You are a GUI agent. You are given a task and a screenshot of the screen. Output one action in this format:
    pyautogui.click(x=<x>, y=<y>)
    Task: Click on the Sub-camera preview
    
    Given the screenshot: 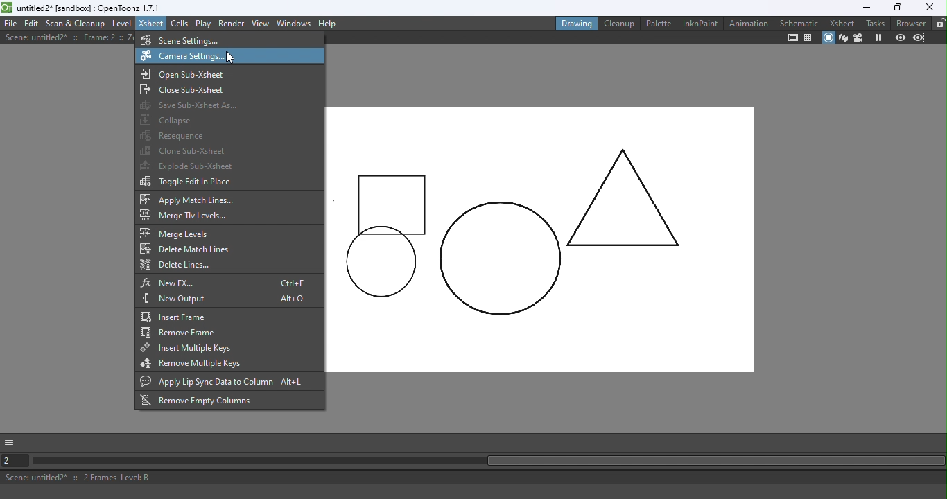 What is the action you would take?
    pyautogui.click(x=917, y=38)
    